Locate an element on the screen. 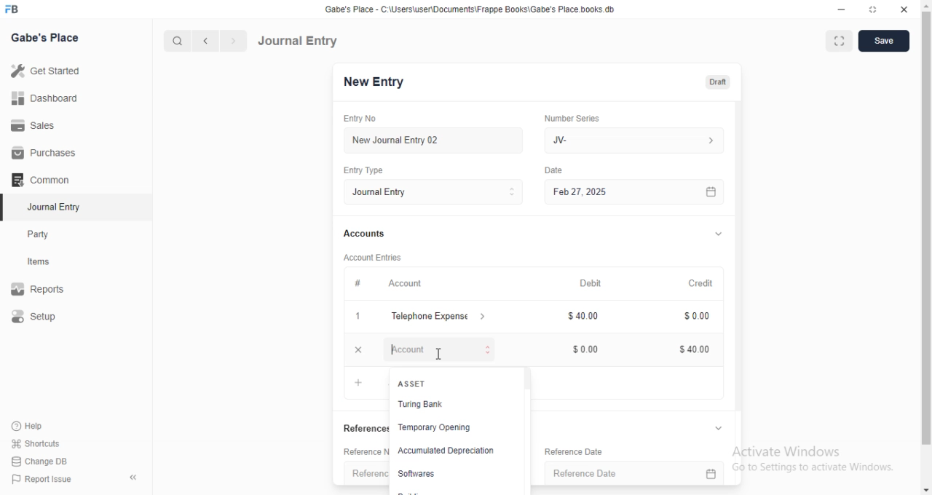  Setup is located at coordinates (36, 316).